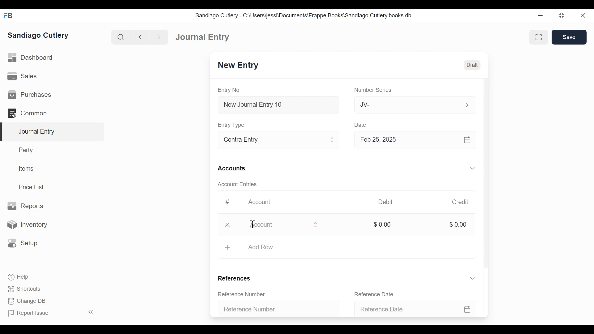  I want to click on +, so click(227, 247).